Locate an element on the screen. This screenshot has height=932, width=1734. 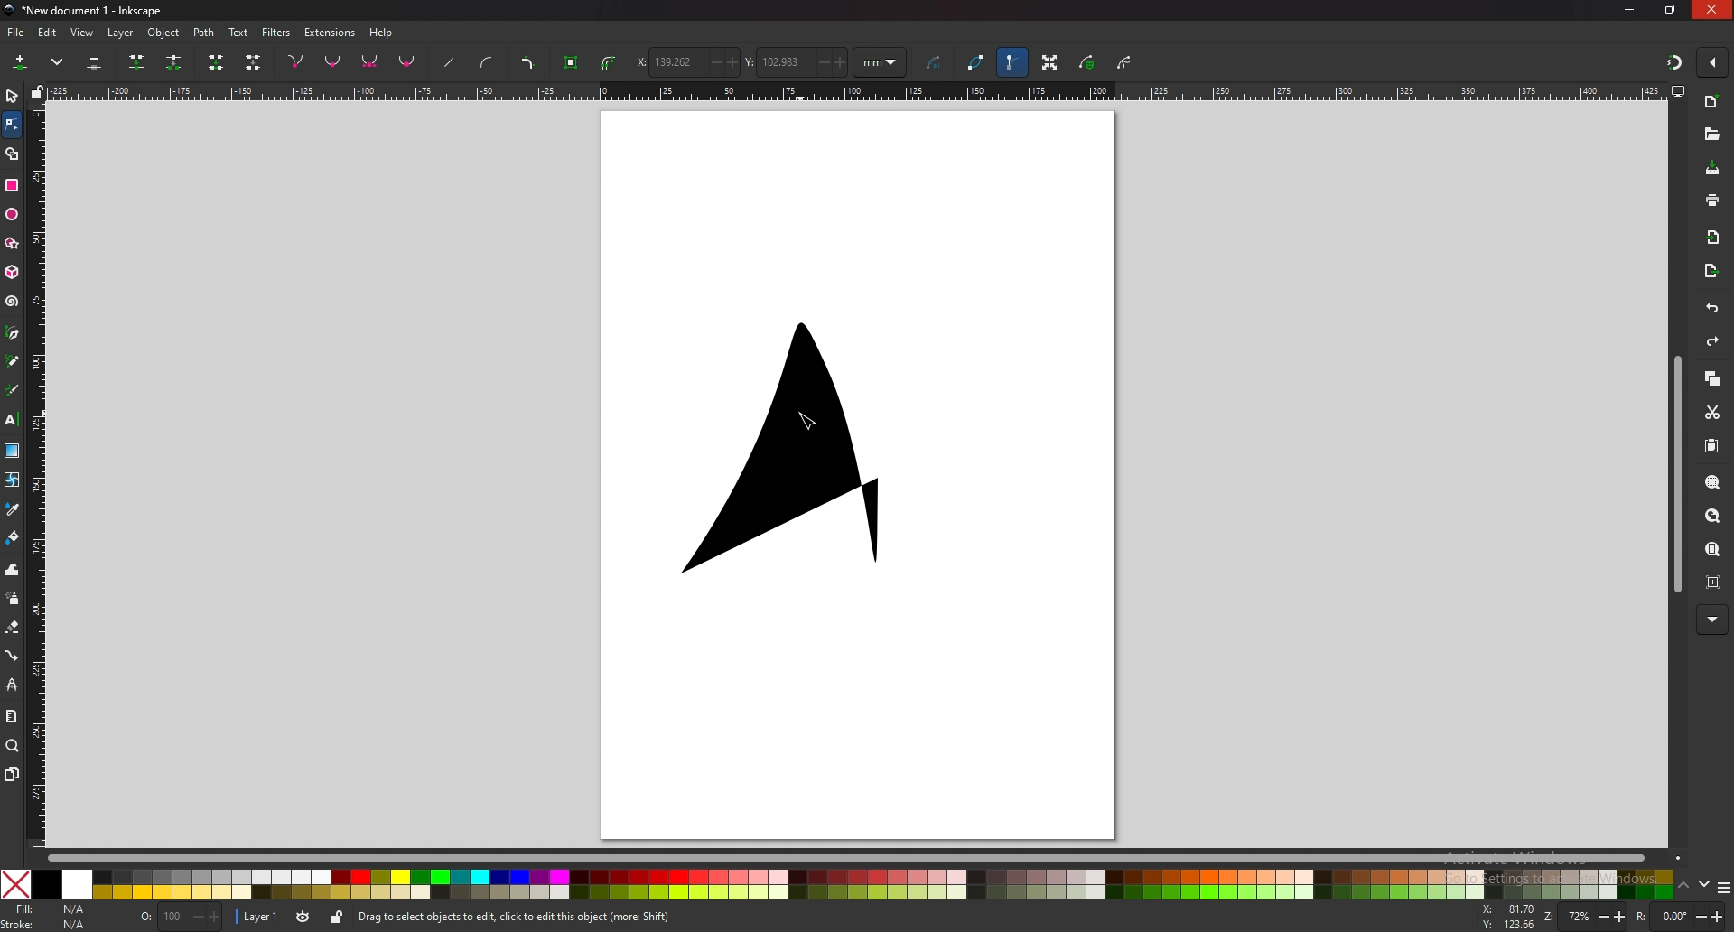
zoom is located at coordinates (1585, 916).